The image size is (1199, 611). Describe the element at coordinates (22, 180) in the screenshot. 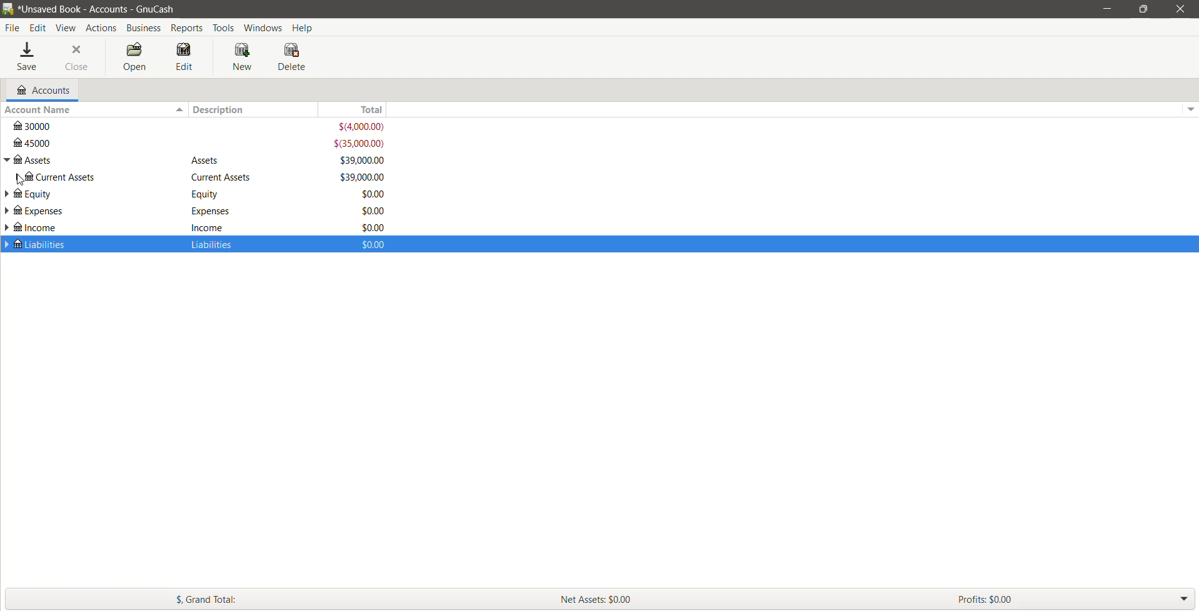

I see `cursor` at that location.